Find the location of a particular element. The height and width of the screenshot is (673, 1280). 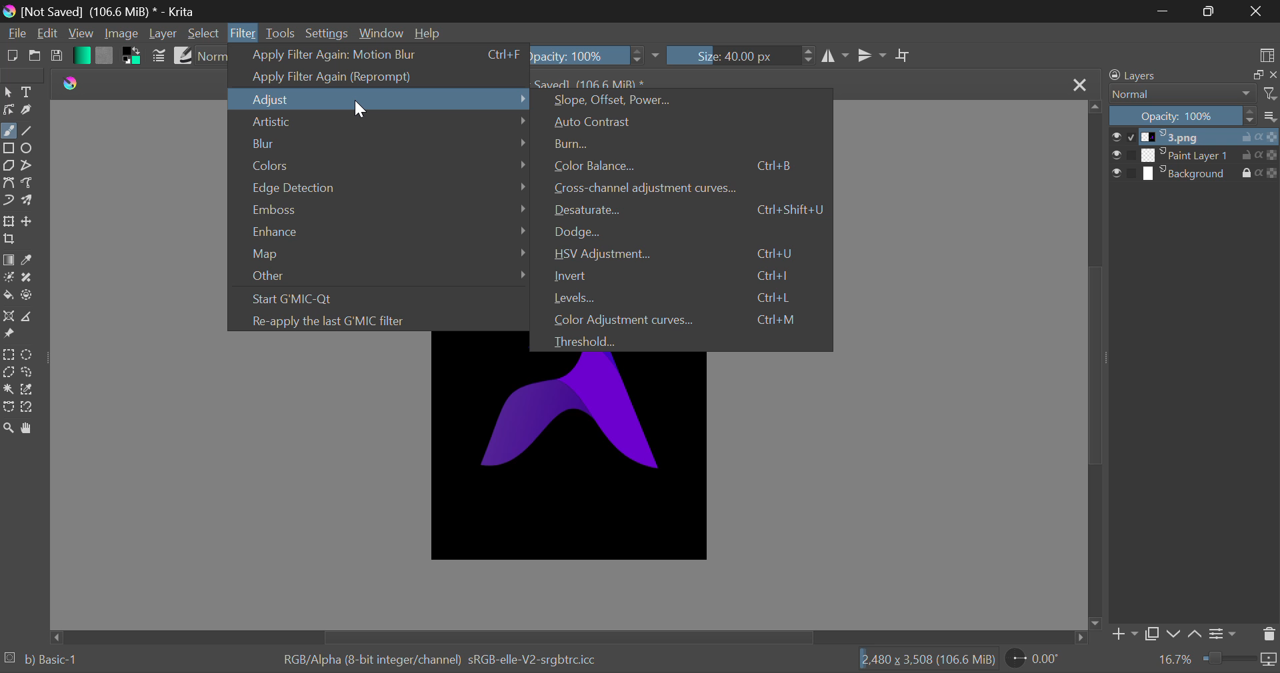

Add Layer is located at coordinates (1125, 634).